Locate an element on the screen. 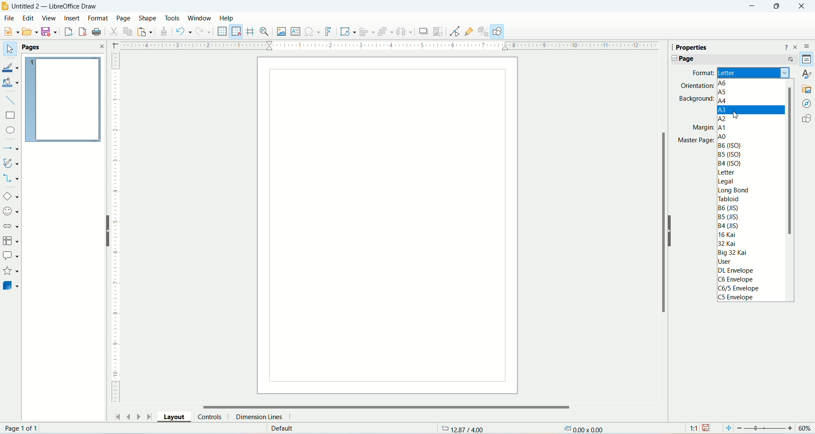 This screenshot has height=434, width=815. paste is located at coordinates (146, 32).